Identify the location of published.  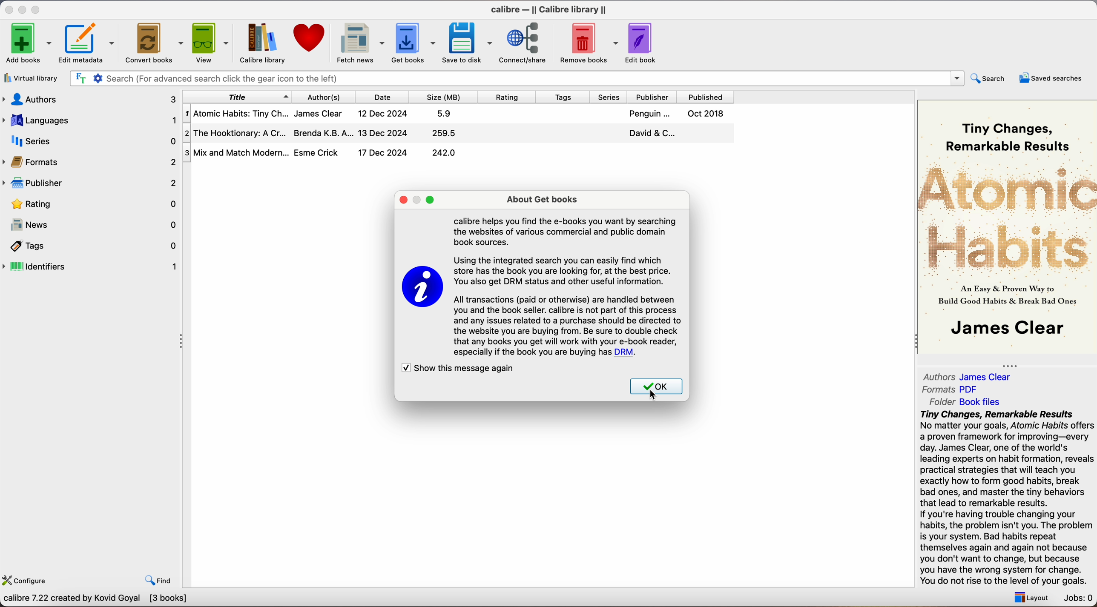
(707, 97).